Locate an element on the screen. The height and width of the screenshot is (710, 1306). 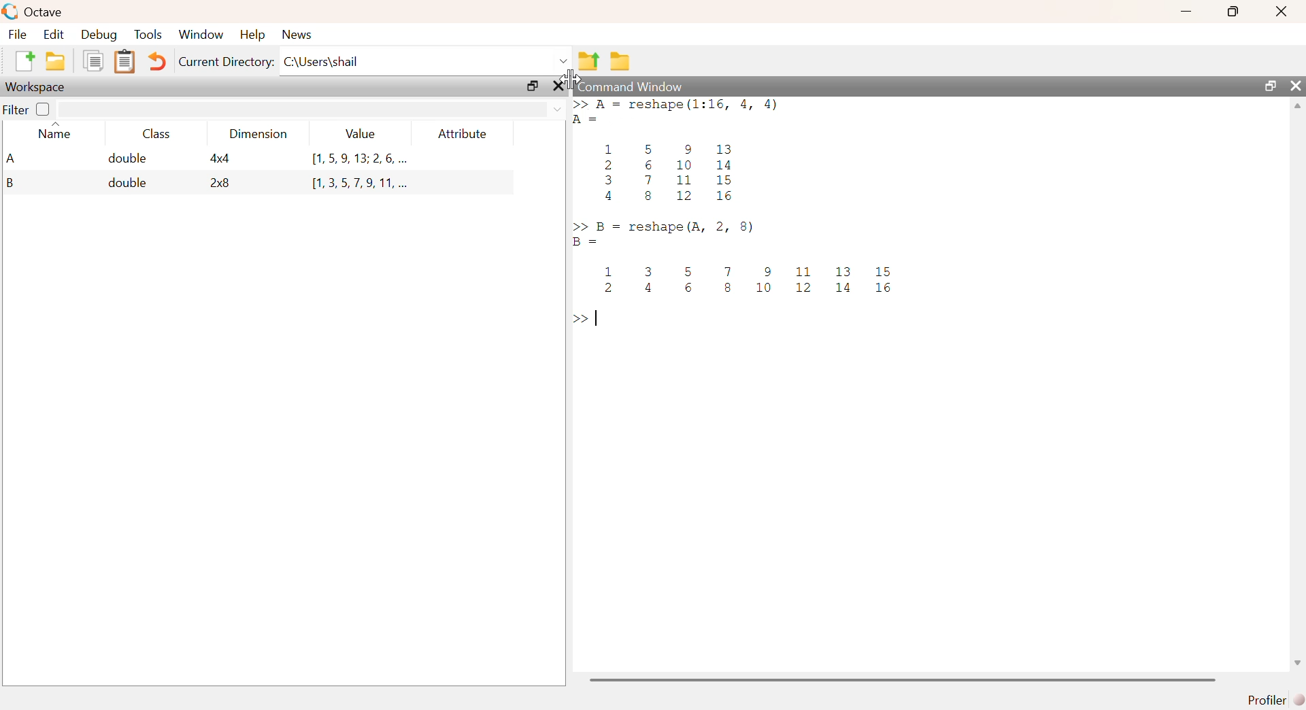
filter is located at coordinates (312, 109).